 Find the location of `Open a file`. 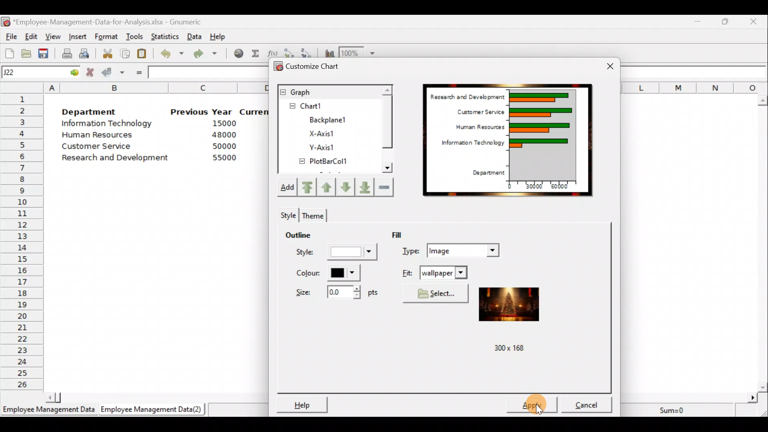

Open a file is located at coordinates (26, 52).